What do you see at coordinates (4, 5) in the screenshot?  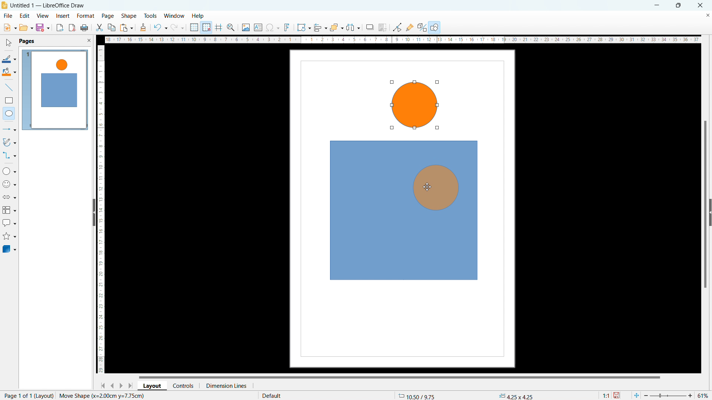 I see `logo` at bounding box center [4, 5].